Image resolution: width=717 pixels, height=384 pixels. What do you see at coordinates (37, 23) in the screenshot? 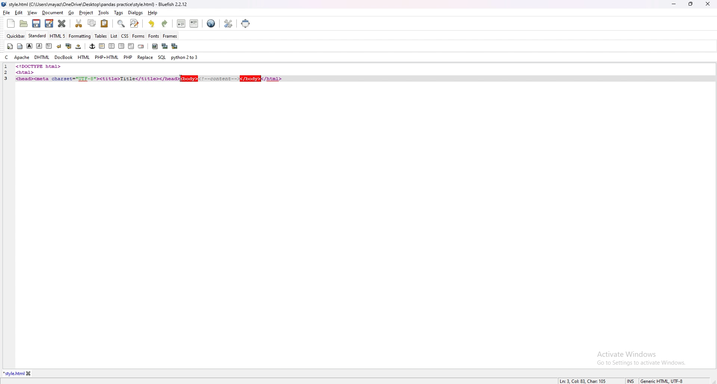
I see `save` at bounding box center [37, 23].